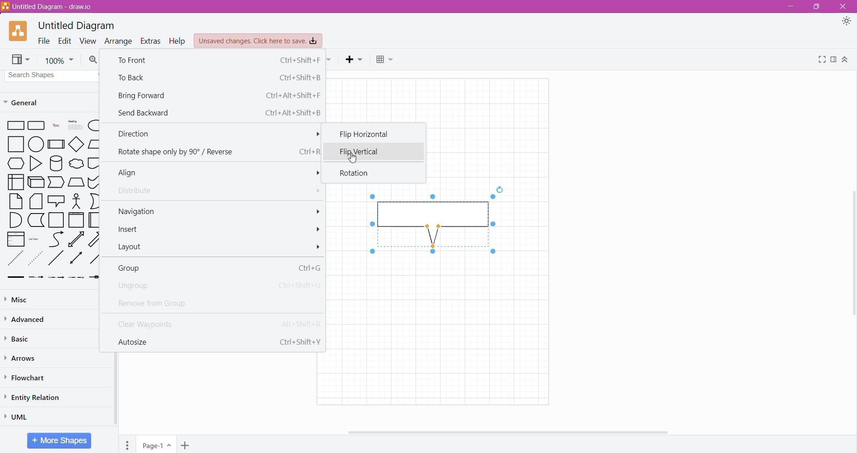 The image size is (857, 453). What do you see at coordinates (318, 230) in the screenshot?
I see `more` at bounding box center [318, 230].